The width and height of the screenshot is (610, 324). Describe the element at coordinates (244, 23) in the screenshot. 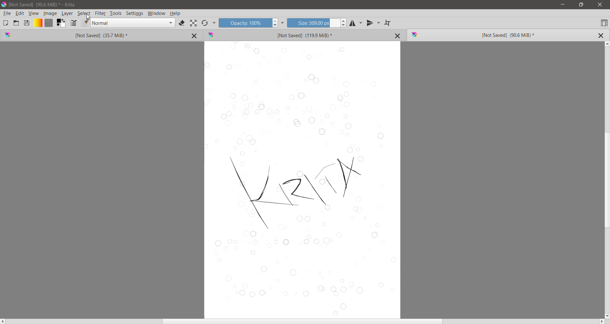

I see `Opacity input` at that location.